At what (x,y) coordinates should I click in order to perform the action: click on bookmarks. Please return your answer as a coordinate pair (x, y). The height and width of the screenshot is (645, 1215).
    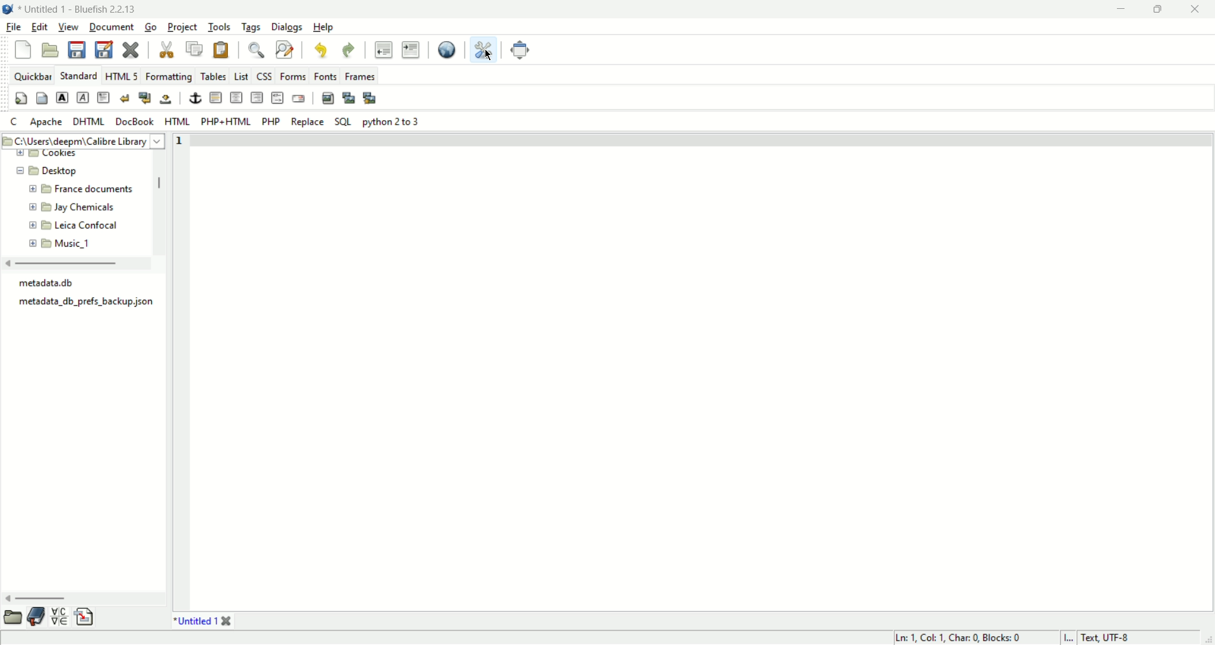
    Looking at the image, I should click on (37, 617).